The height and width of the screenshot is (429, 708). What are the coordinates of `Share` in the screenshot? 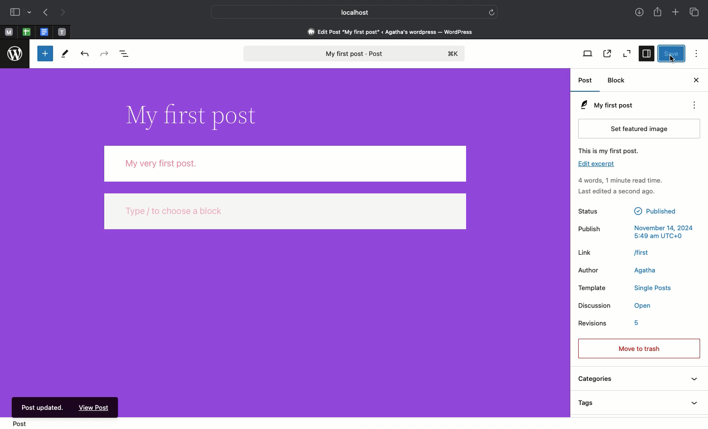 It's located at (659, 13).